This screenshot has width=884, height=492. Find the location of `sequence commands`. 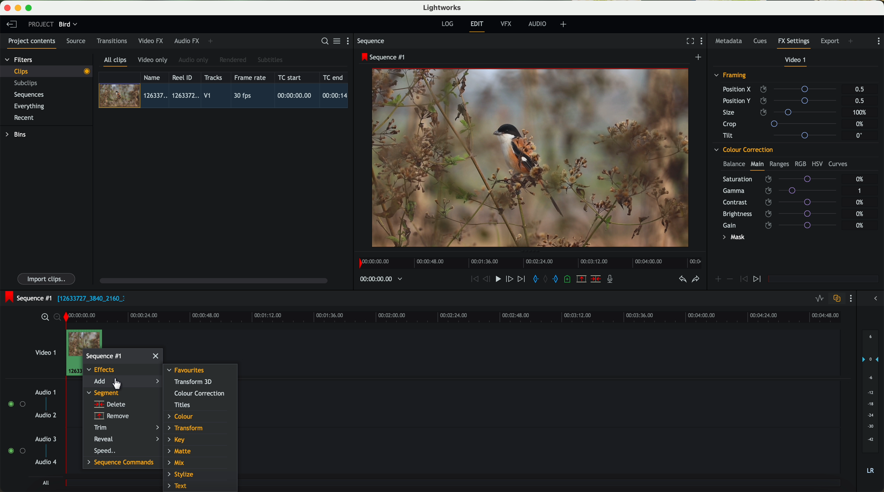

sequence commands is located at coordinates (123, 463).